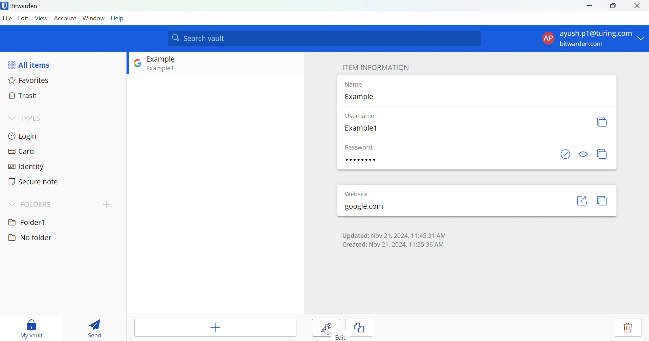 Image resolution: width=649 pixels, height=341 pixels. Describe the element at coordinates (29, 238) in the screenshot. I see `No folder` at that location.